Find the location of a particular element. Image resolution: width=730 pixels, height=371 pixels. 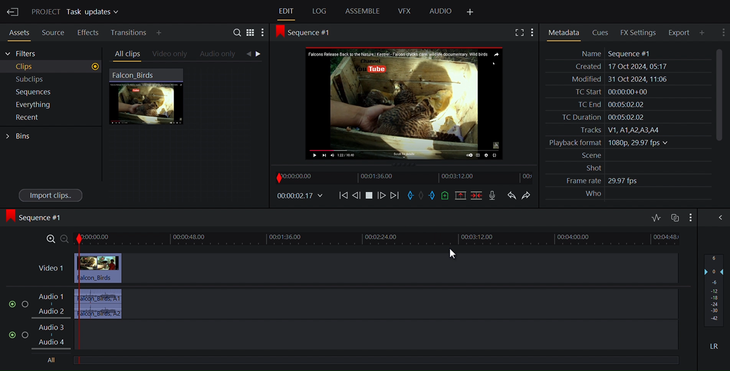

Audio output levels is located at coordinates (714, 291).